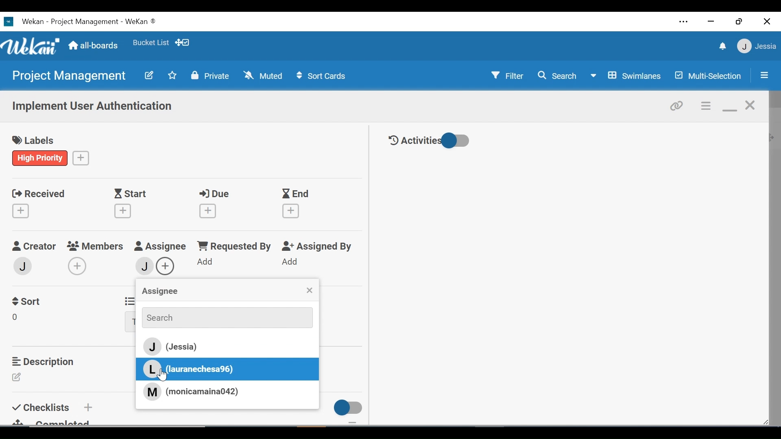 The image size is (781, 439). What do you see at coordinates (751, 106) in the screenshot?
I see `close` at bounding box center [751, 106].